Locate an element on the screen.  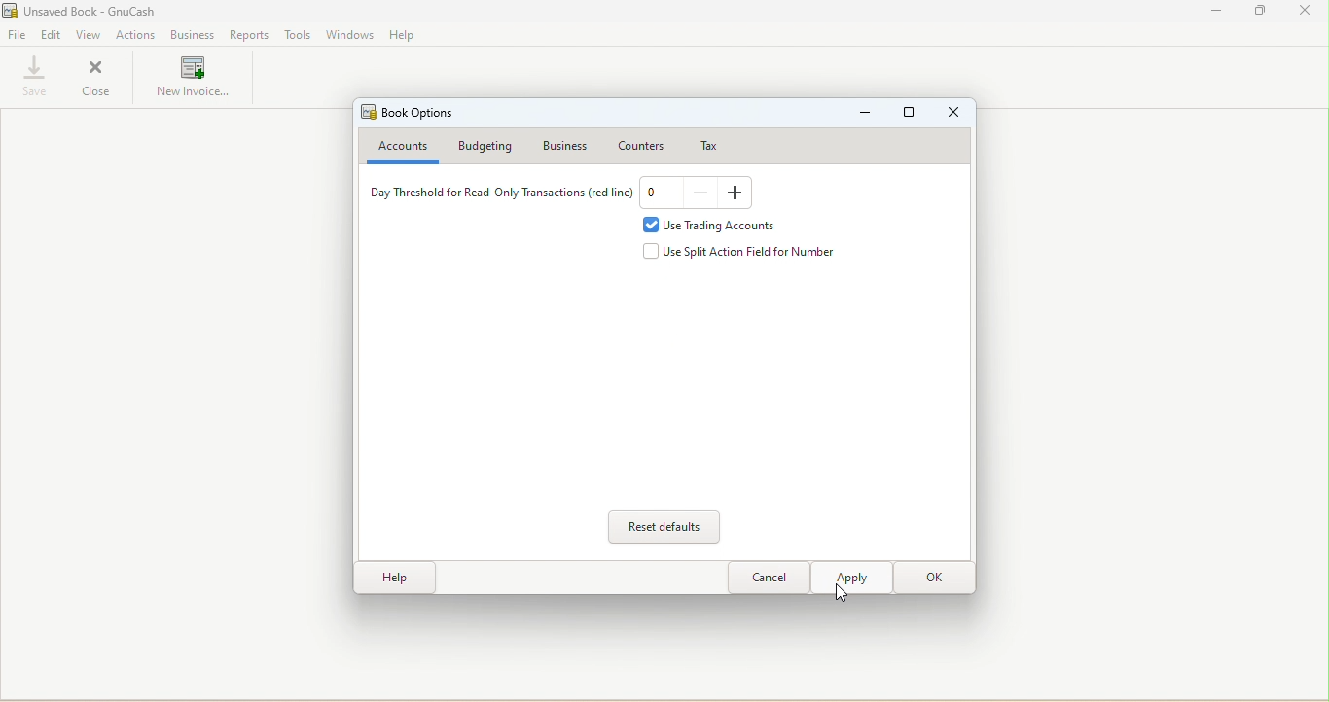
Reset defaults is located at coordinates (667, 527).